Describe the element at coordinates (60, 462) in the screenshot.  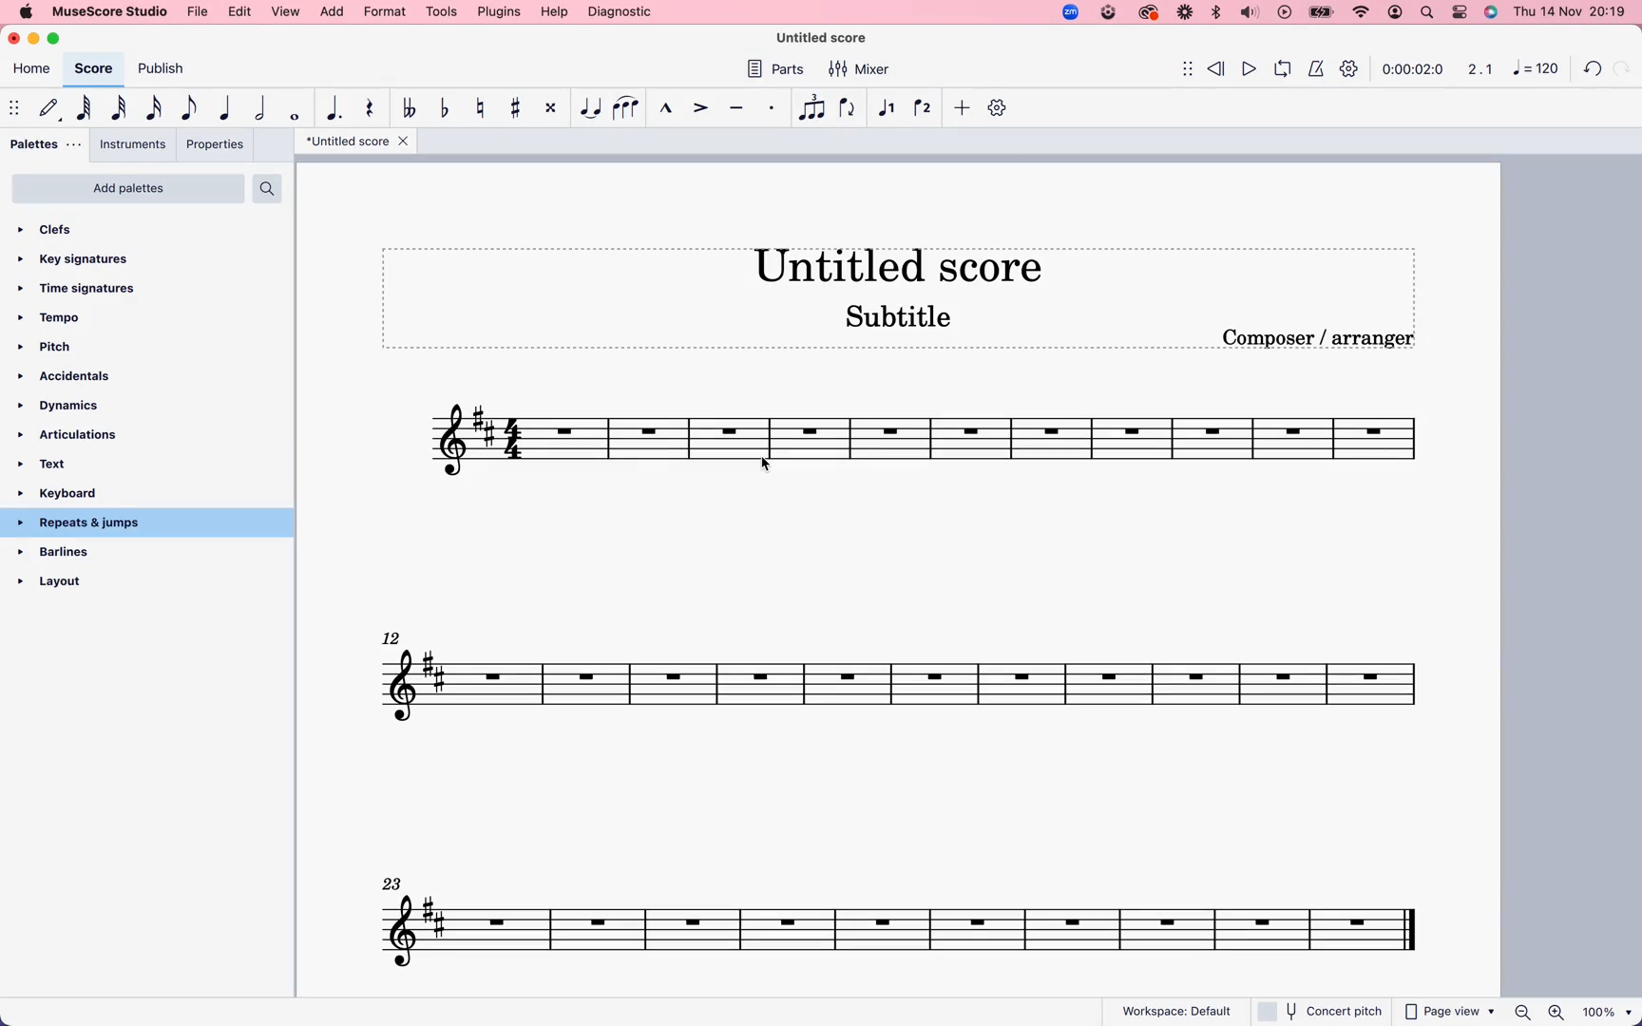
I see `text` at that location.